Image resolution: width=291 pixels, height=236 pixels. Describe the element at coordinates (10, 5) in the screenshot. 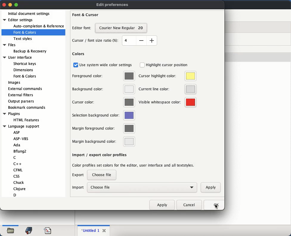

I see `minimize` at that location.